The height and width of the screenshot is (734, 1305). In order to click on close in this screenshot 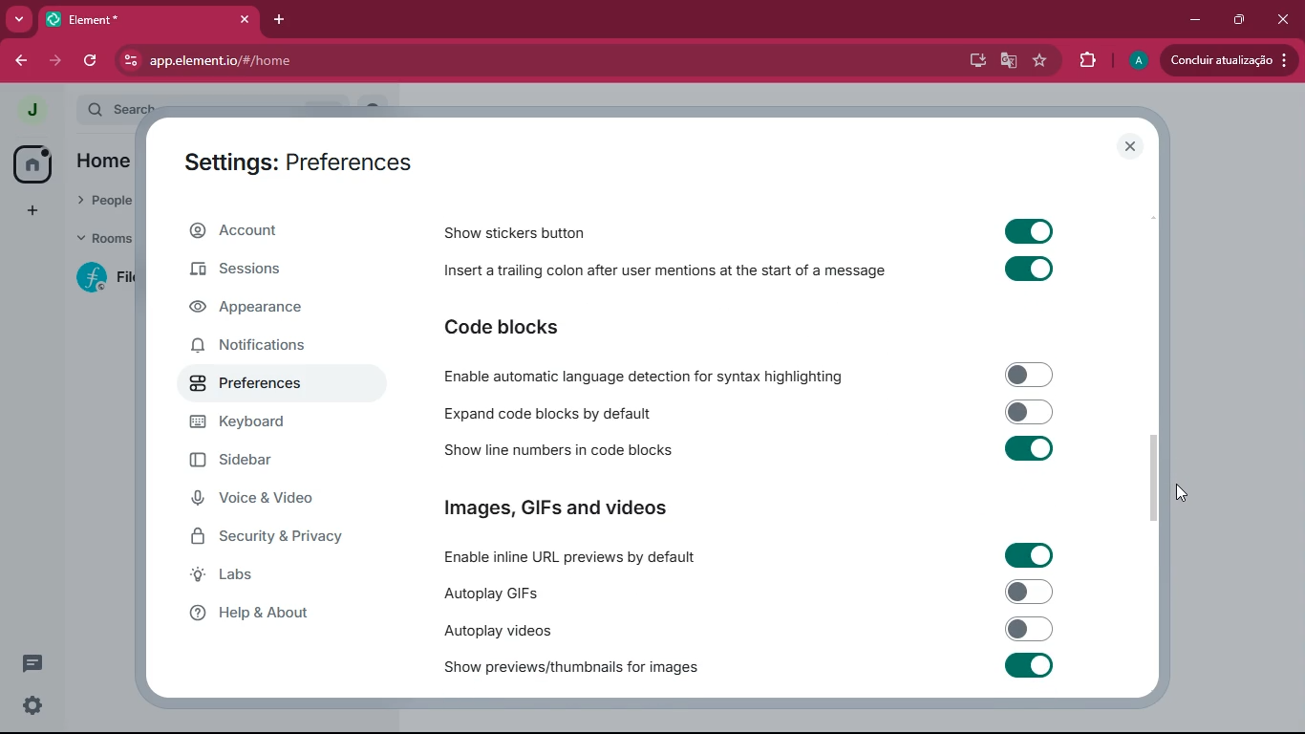, I will do `click(1131, 146)`.